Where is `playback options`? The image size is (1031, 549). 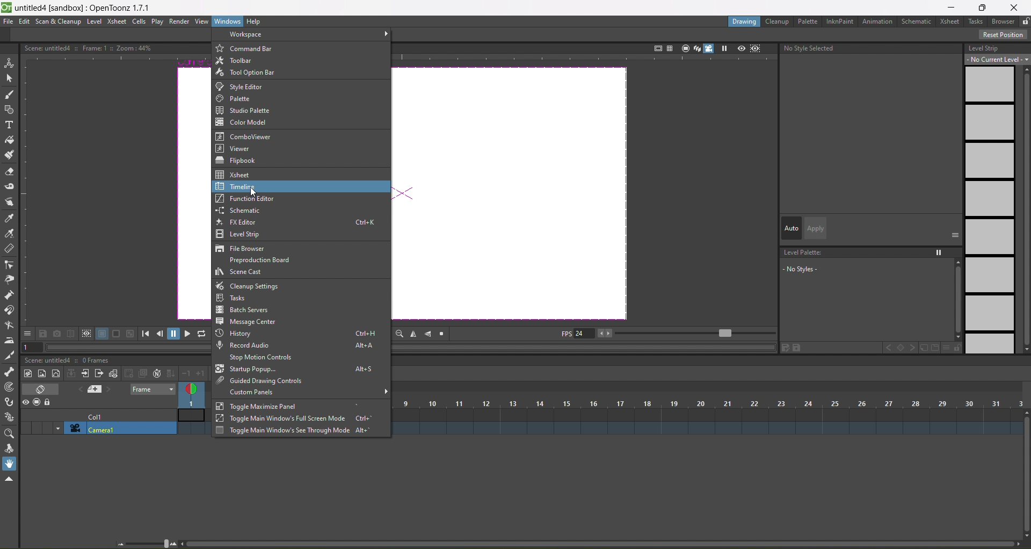 playback options is located at coordinates (177, 335).